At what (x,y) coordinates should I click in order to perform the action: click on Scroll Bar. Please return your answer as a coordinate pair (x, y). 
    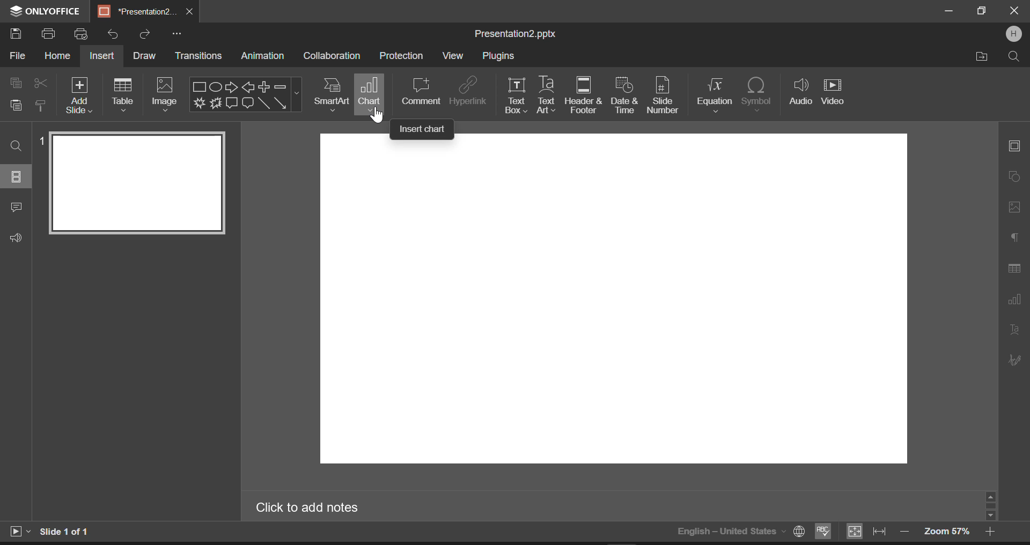
    Looking at the image, I should click on (991, 505).